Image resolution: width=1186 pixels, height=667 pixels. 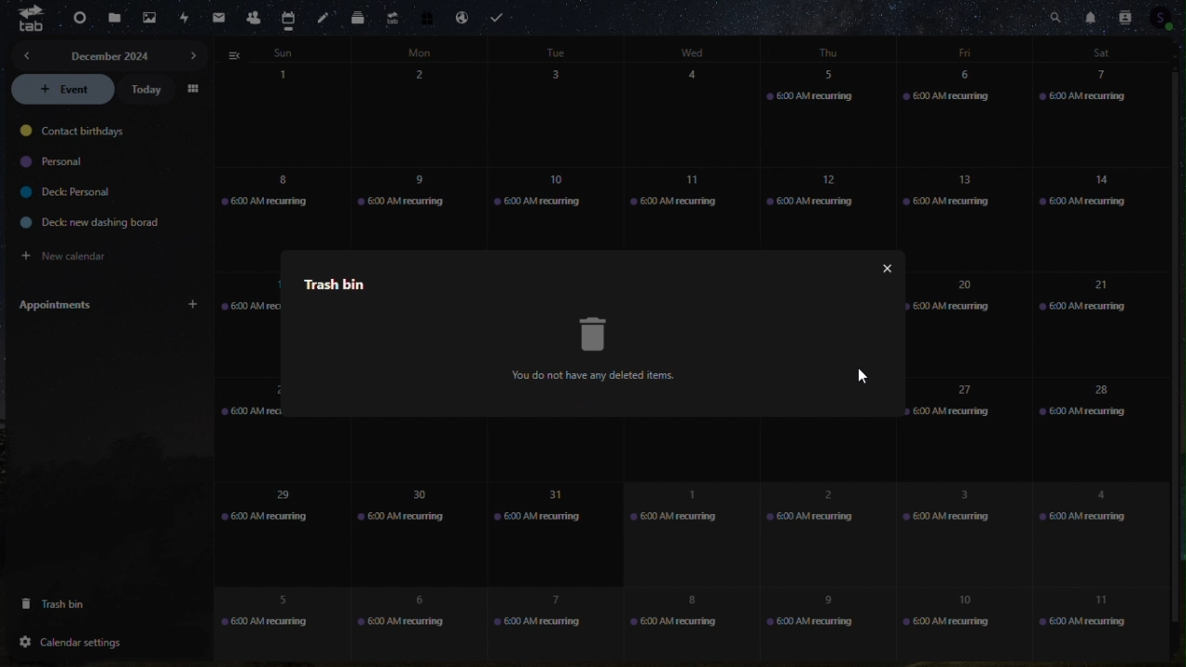 I want to click on mouse pointer, so click(x=862, y=376).